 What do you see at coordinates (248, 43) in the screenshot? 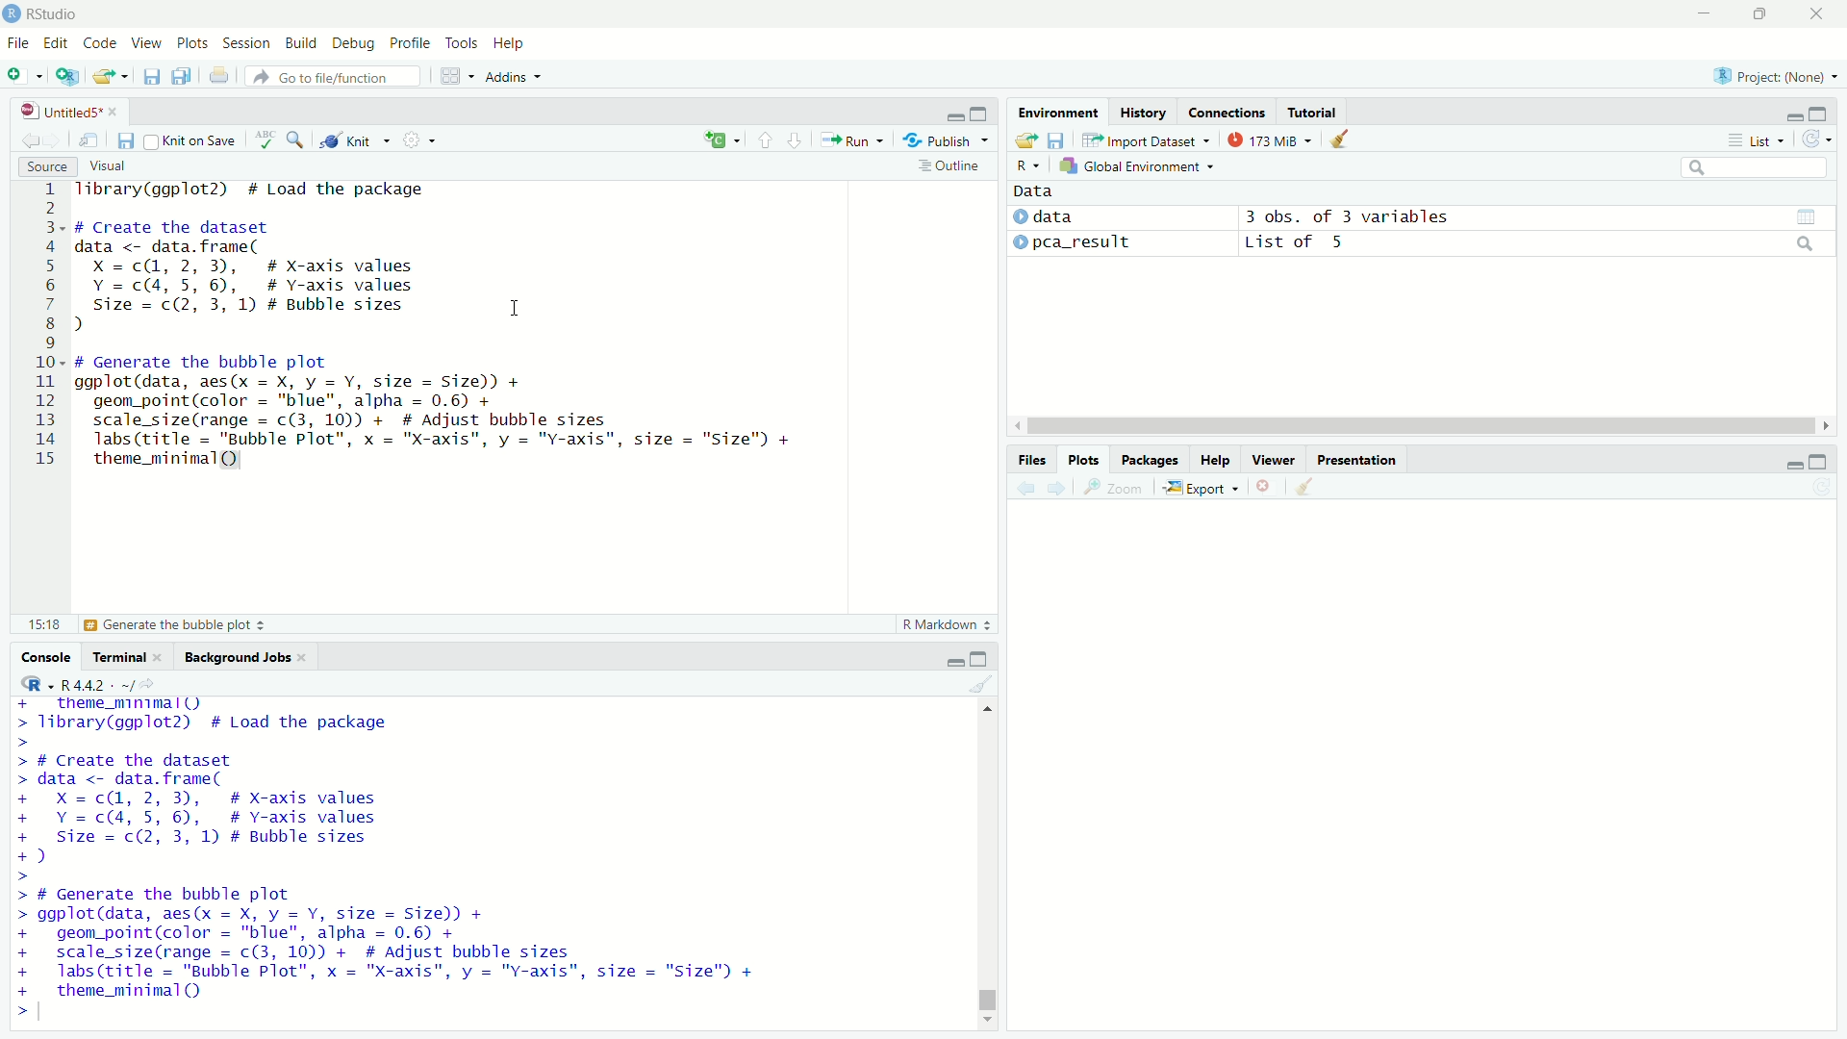
I see `Session` at bounding box center [248, 43].